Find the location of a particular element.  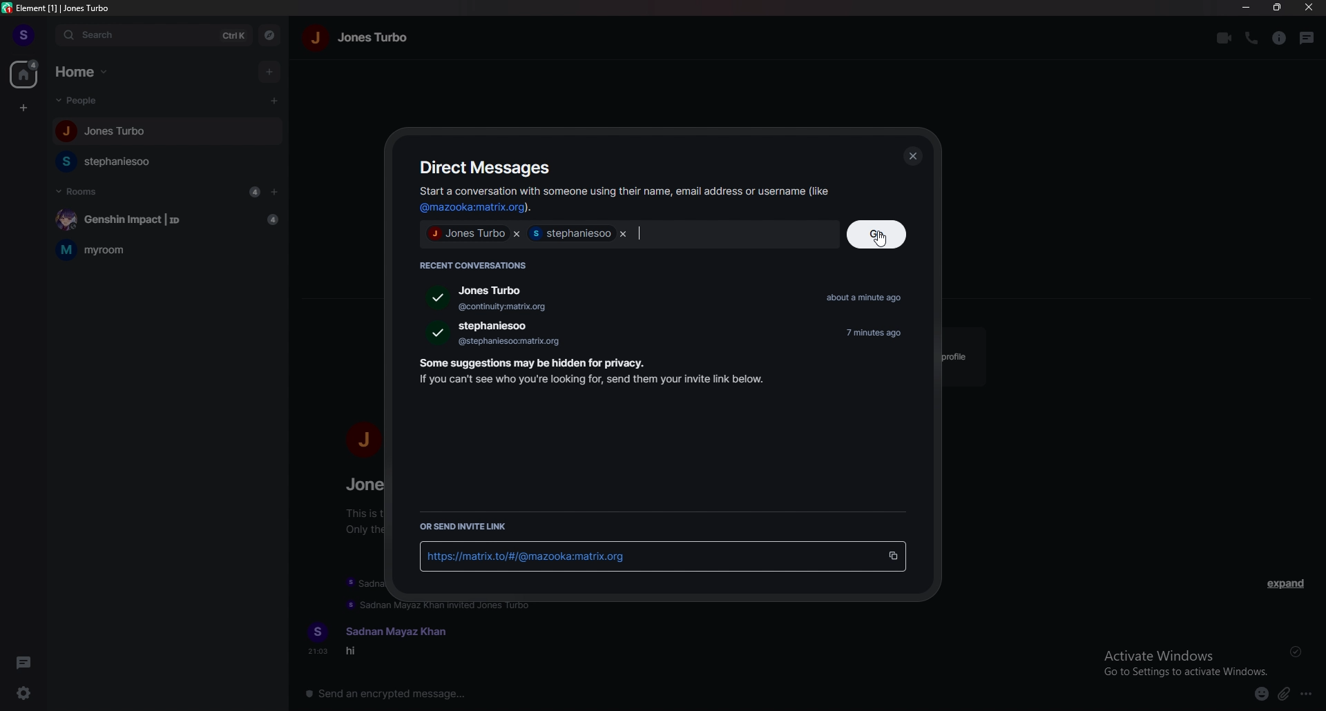

stephaniesoo is located at coordinates (570, 233).